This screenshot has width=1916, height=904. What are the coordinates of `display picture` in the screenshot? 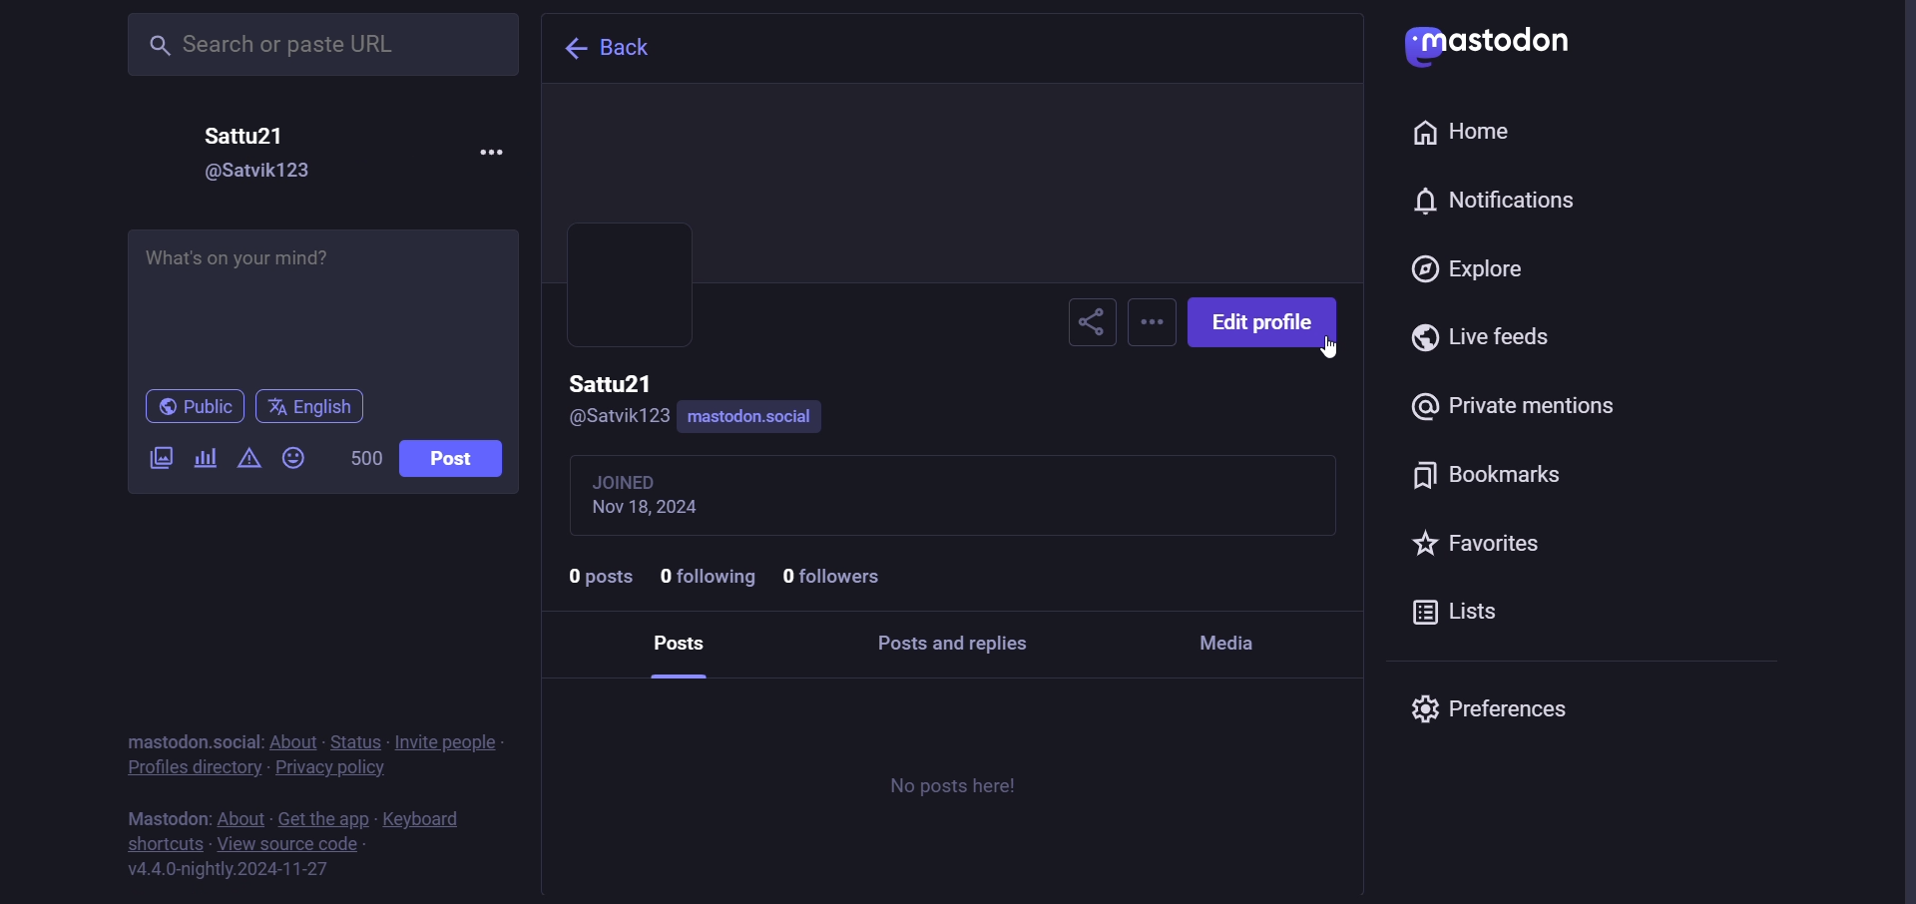 It's located at (613, 319).